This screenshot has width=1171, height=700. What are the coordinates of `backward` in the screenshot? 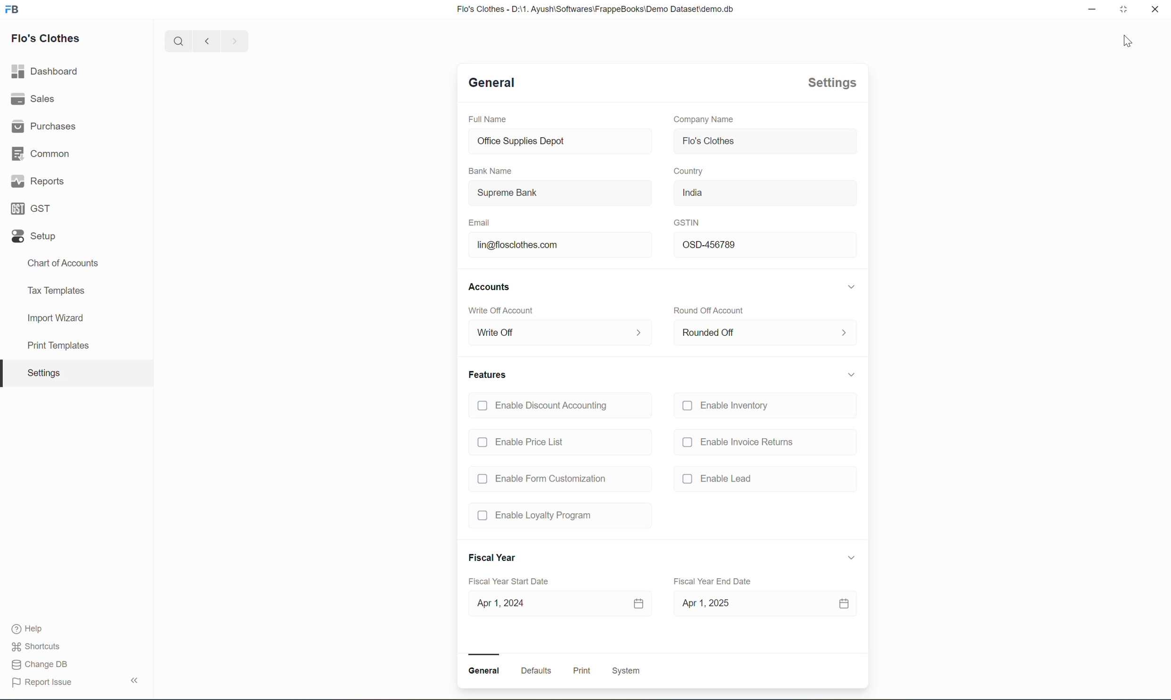 It's located at (208, 41).